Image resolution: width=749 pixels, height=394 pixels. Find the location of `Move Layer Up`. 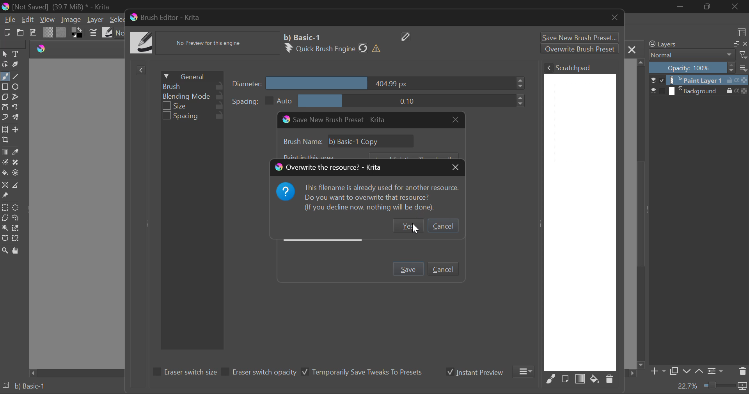

Move Layer Up is located at coordinates (699, 372).